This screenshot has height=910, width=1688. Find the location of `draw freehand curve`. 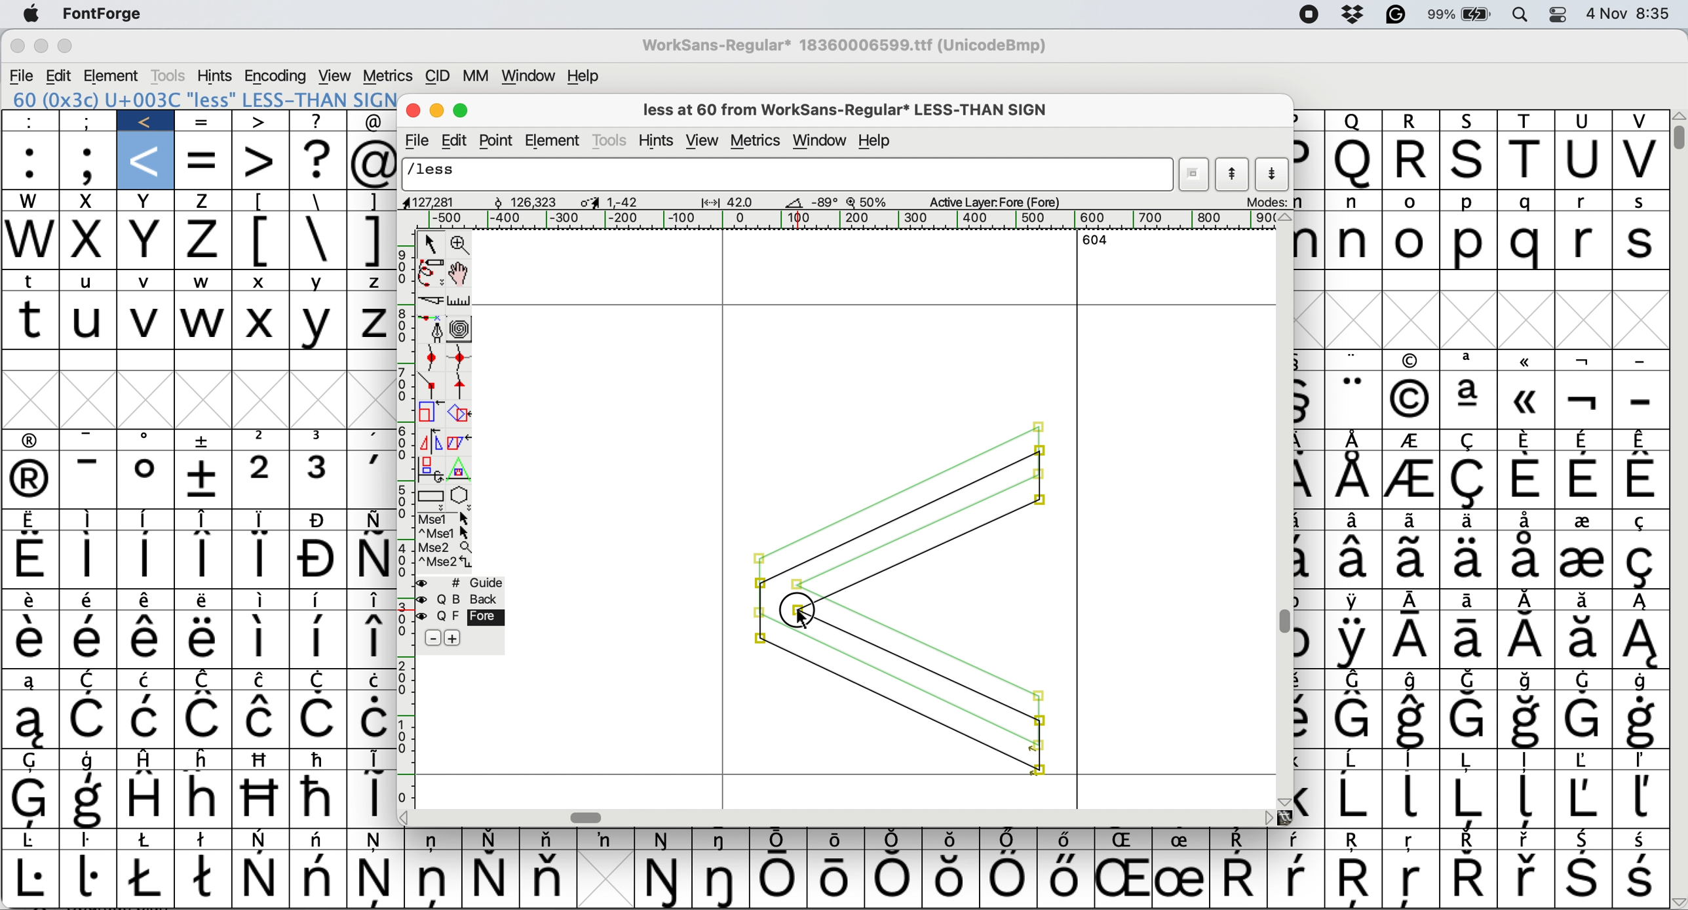

draw freehand curve is located at coordinates (429, 272).